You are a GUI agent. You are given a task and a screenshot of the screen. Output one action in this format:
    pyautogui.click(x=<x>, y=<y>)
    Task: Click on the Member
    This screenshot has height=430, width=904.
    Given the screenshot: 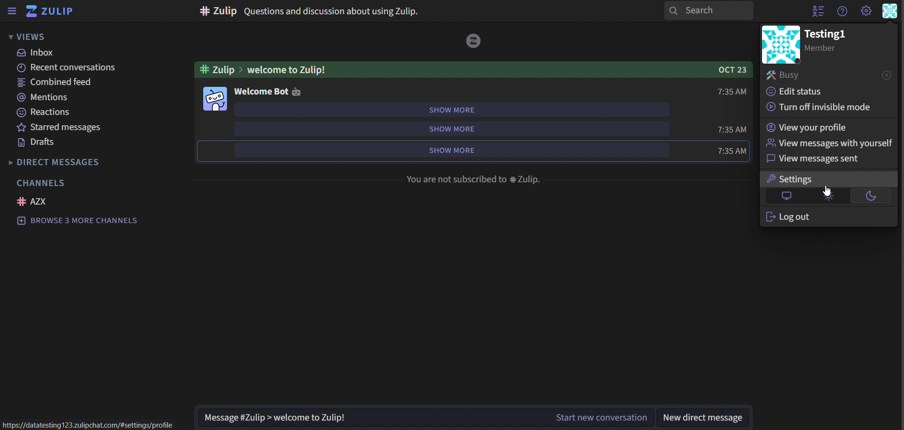 What is the action you would take?
    pyautogui.click(x=834, y=49)
    